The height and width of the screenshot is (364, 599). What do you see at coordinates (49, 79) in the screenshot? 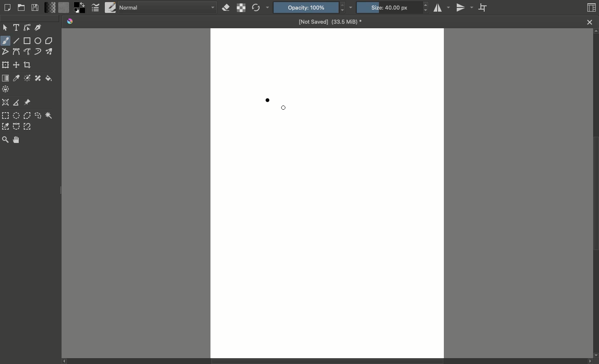
I see `Fil` at bounding box center [49, 79].